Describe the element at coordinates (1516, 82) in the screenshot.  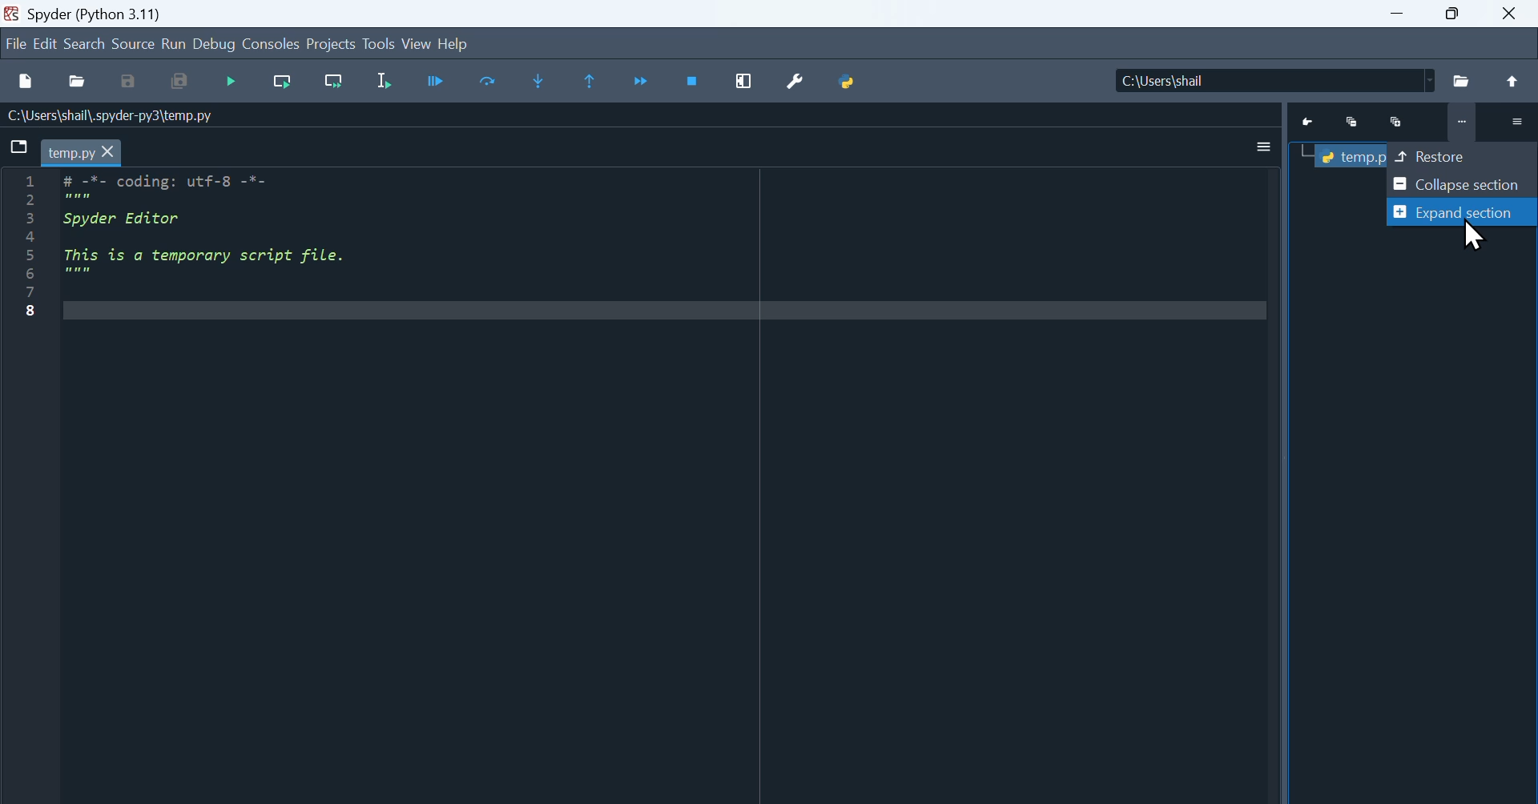
I see `Up to` at that location.